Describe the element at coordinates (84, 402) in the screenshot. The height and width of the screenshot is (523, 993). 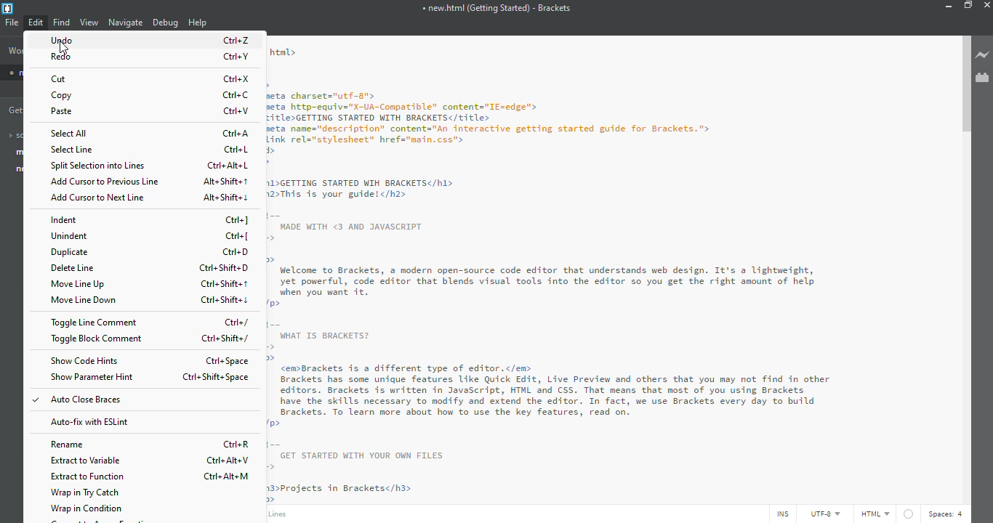
I see `auto close braces` at that location.